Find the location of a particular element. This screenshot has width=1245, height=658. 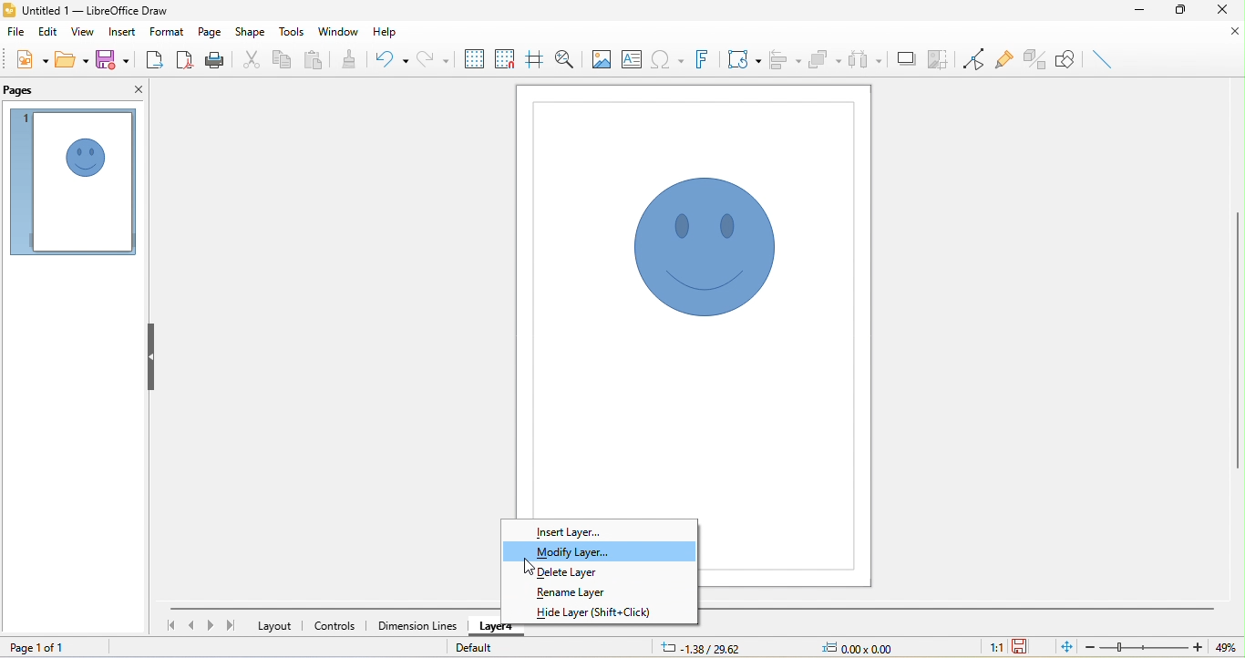

hide layer is located at coordinates (596, 613).